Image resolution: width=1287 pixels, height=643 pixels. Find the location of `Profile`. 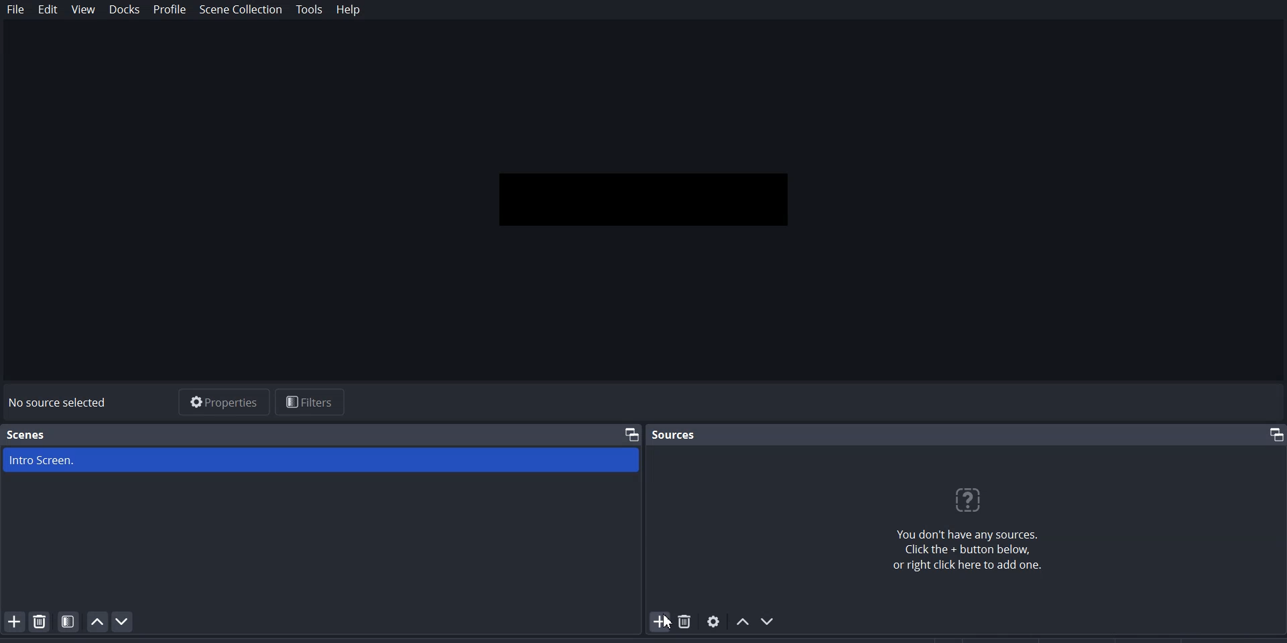

Profile is located at coordinates (170, 10).